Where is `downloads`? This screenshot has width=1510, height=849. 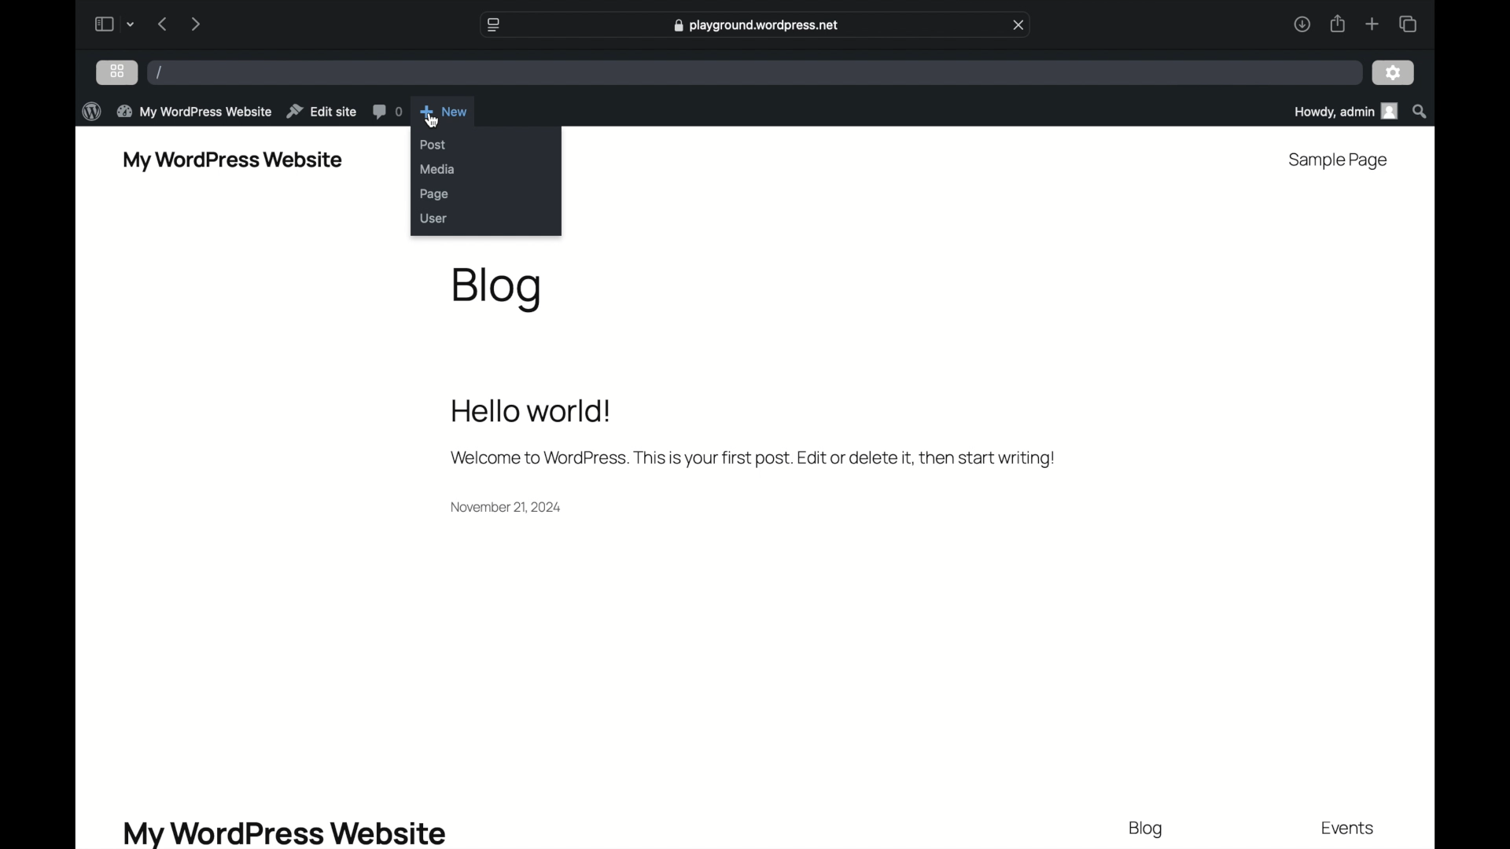 downloads is located at coordinates (1301, 24).